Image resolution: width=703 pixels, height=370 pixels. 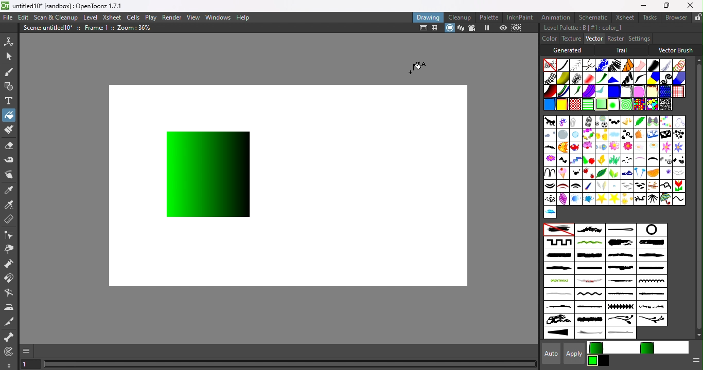 What do you see at coordinates (9, 55) in the screenshot?
I see `Selection tool` at bounding box center [9, 55].